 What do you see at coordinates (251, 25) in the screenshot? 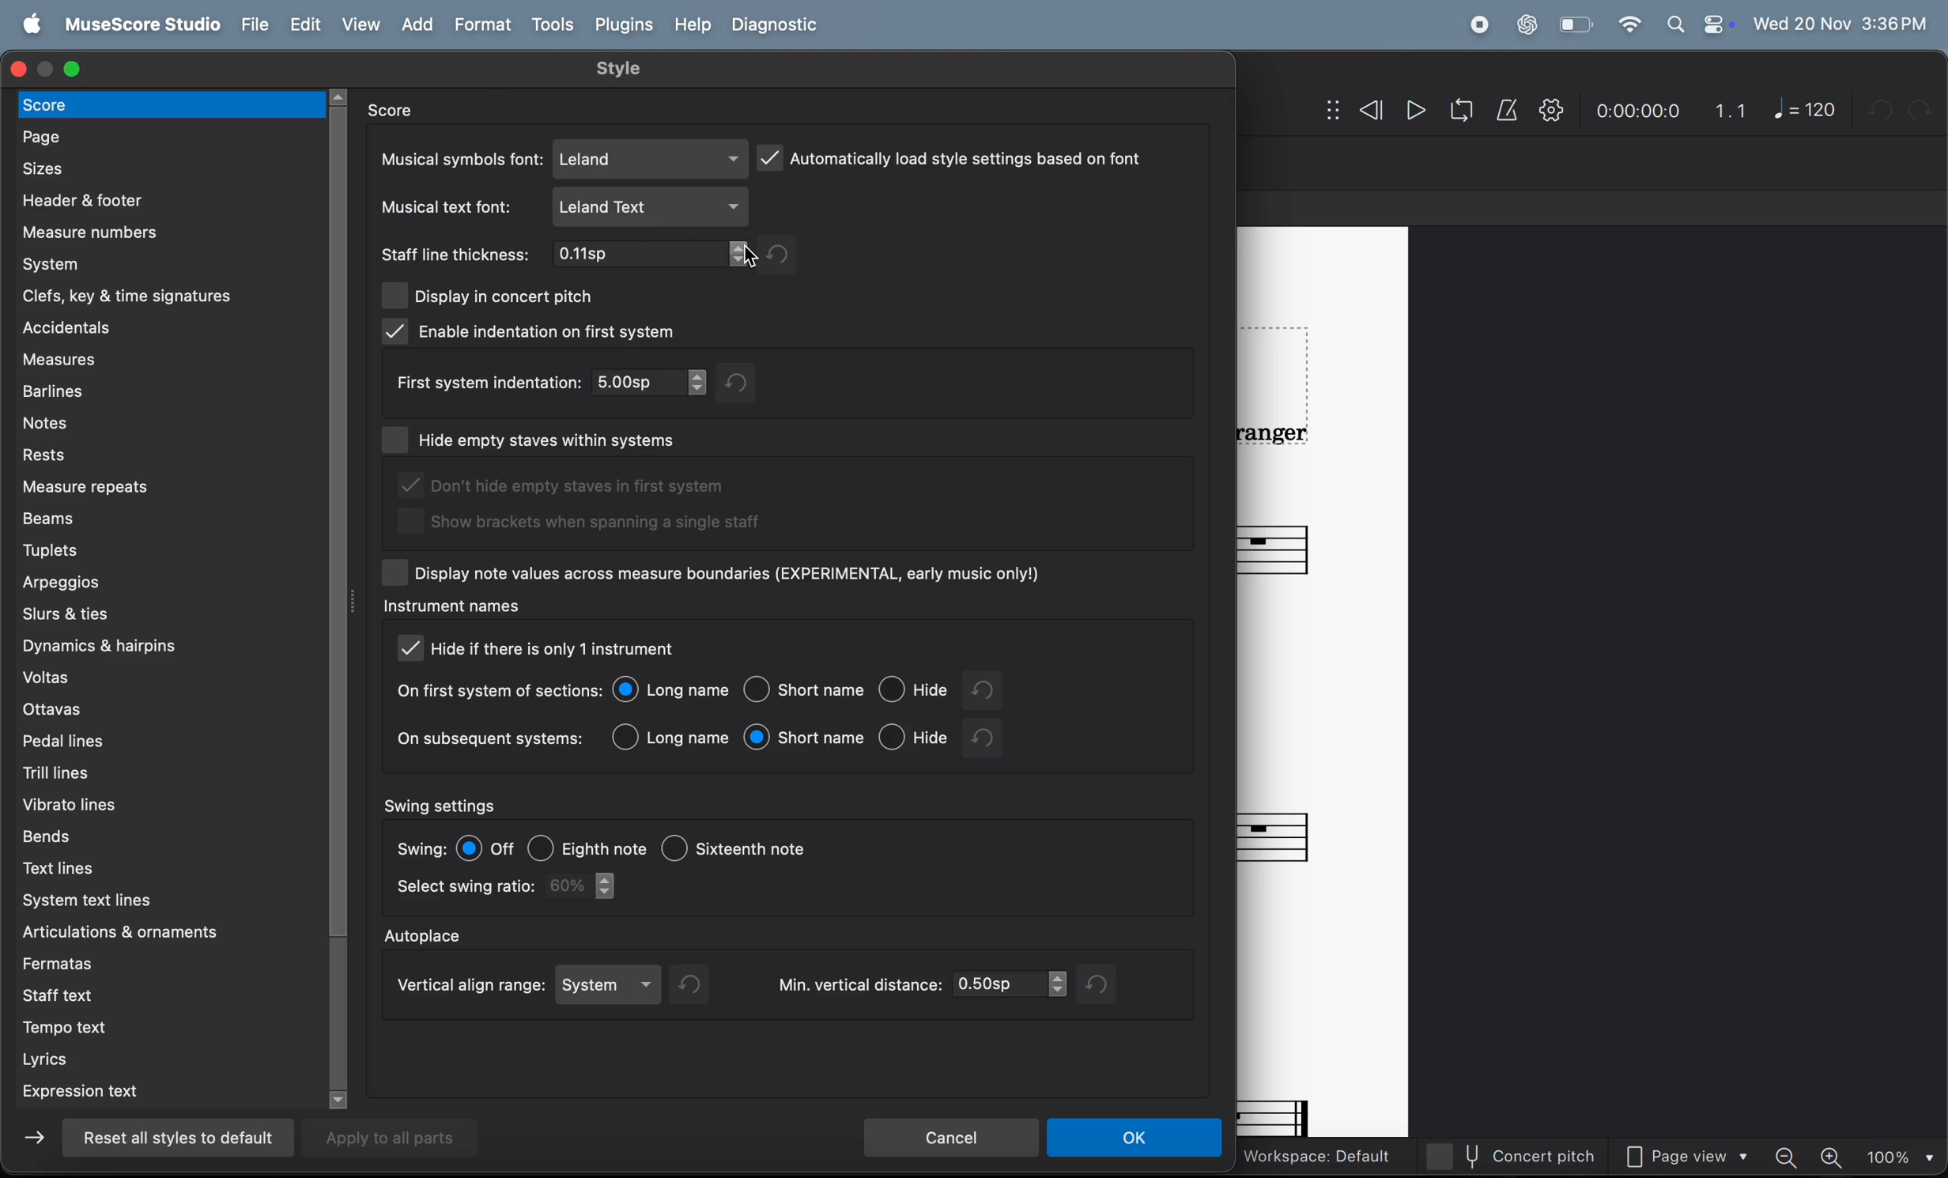
I see `file` at bounding box center [251, 25].